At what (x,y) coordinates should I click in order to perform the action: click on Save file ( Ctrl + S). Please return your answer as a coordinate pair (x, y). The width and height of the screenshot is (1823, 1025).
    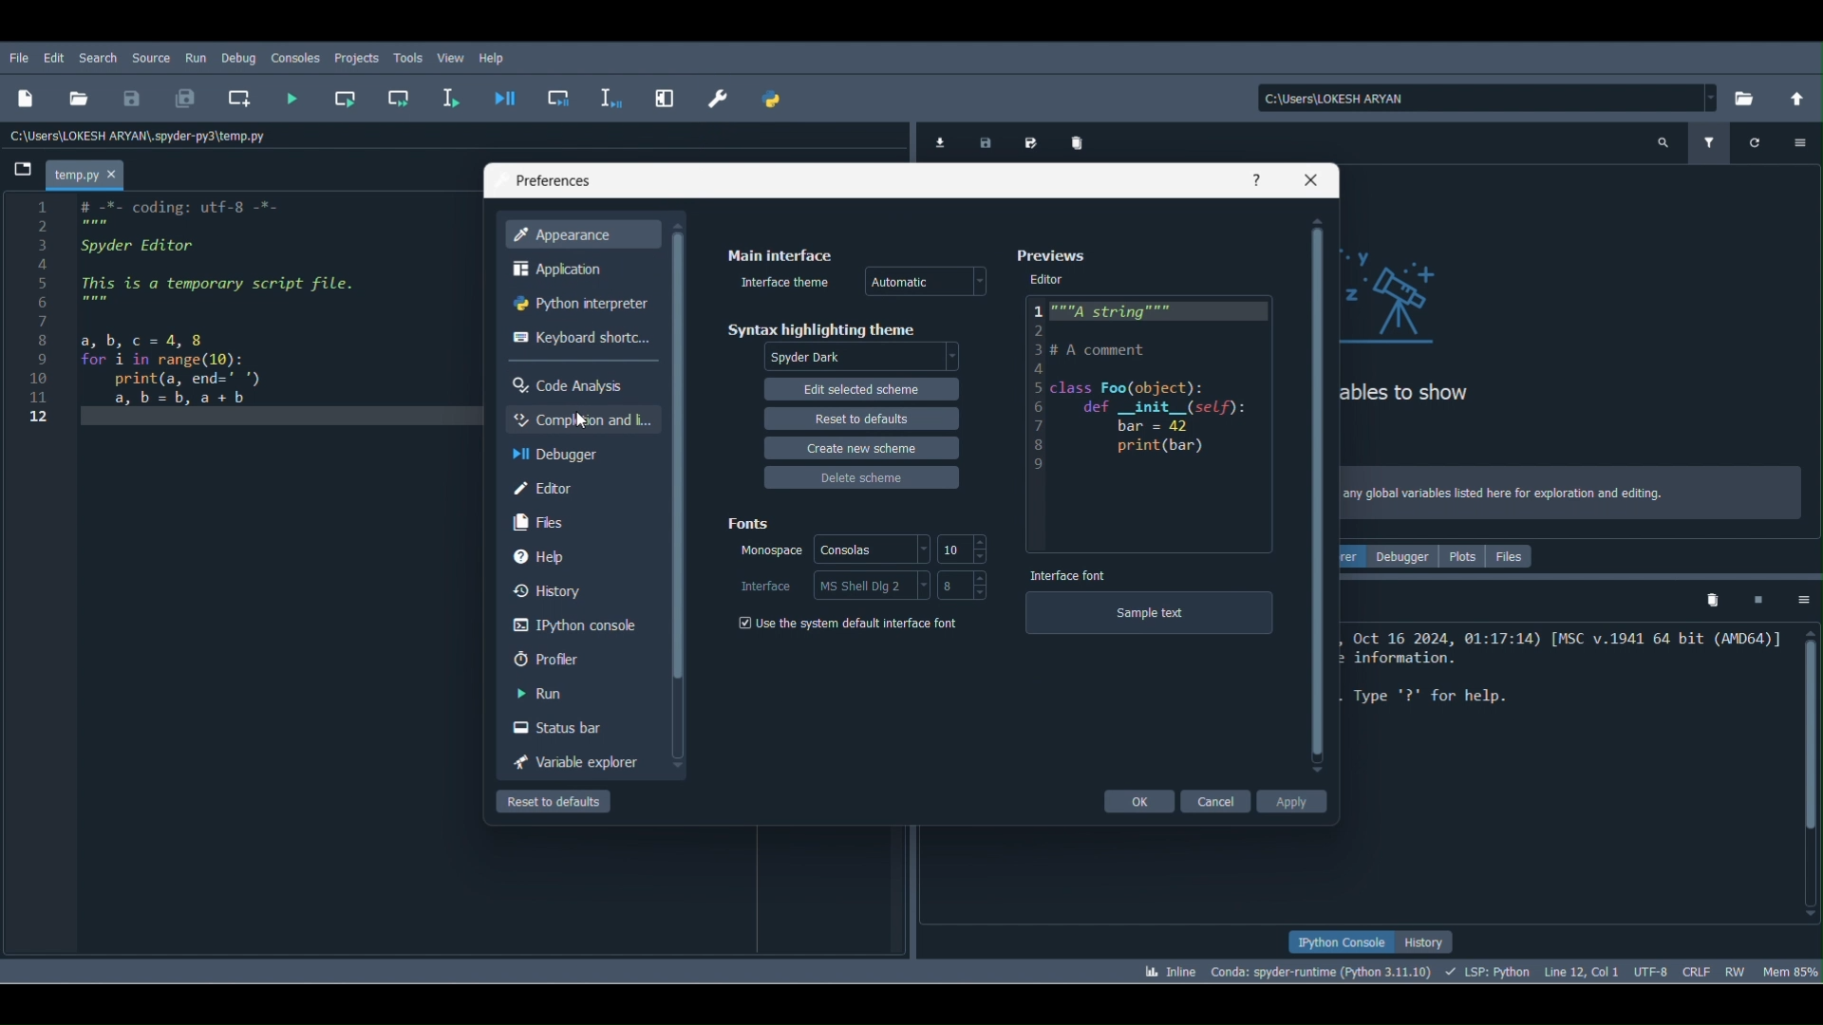
    Looking at the image, I should click on (133, 101).